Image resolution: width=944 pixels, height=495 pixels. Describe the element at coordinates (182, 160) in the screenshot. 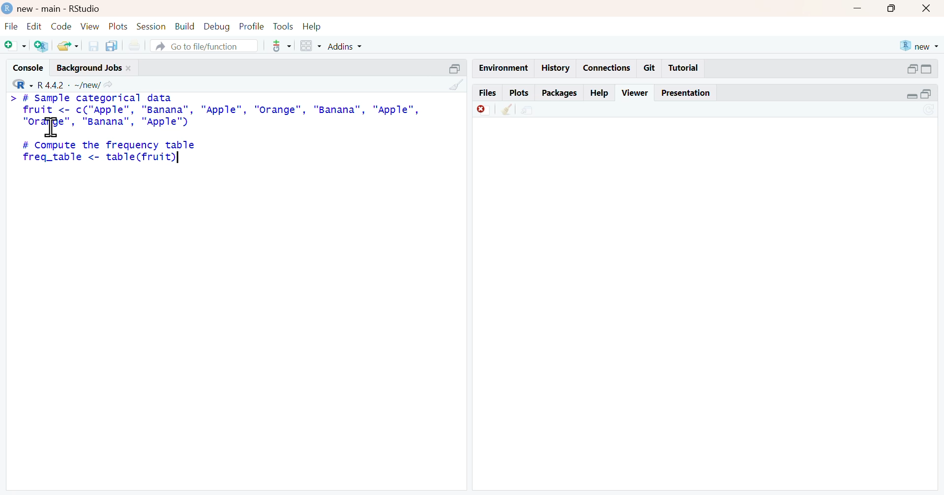

I see `text cursor` at that location.